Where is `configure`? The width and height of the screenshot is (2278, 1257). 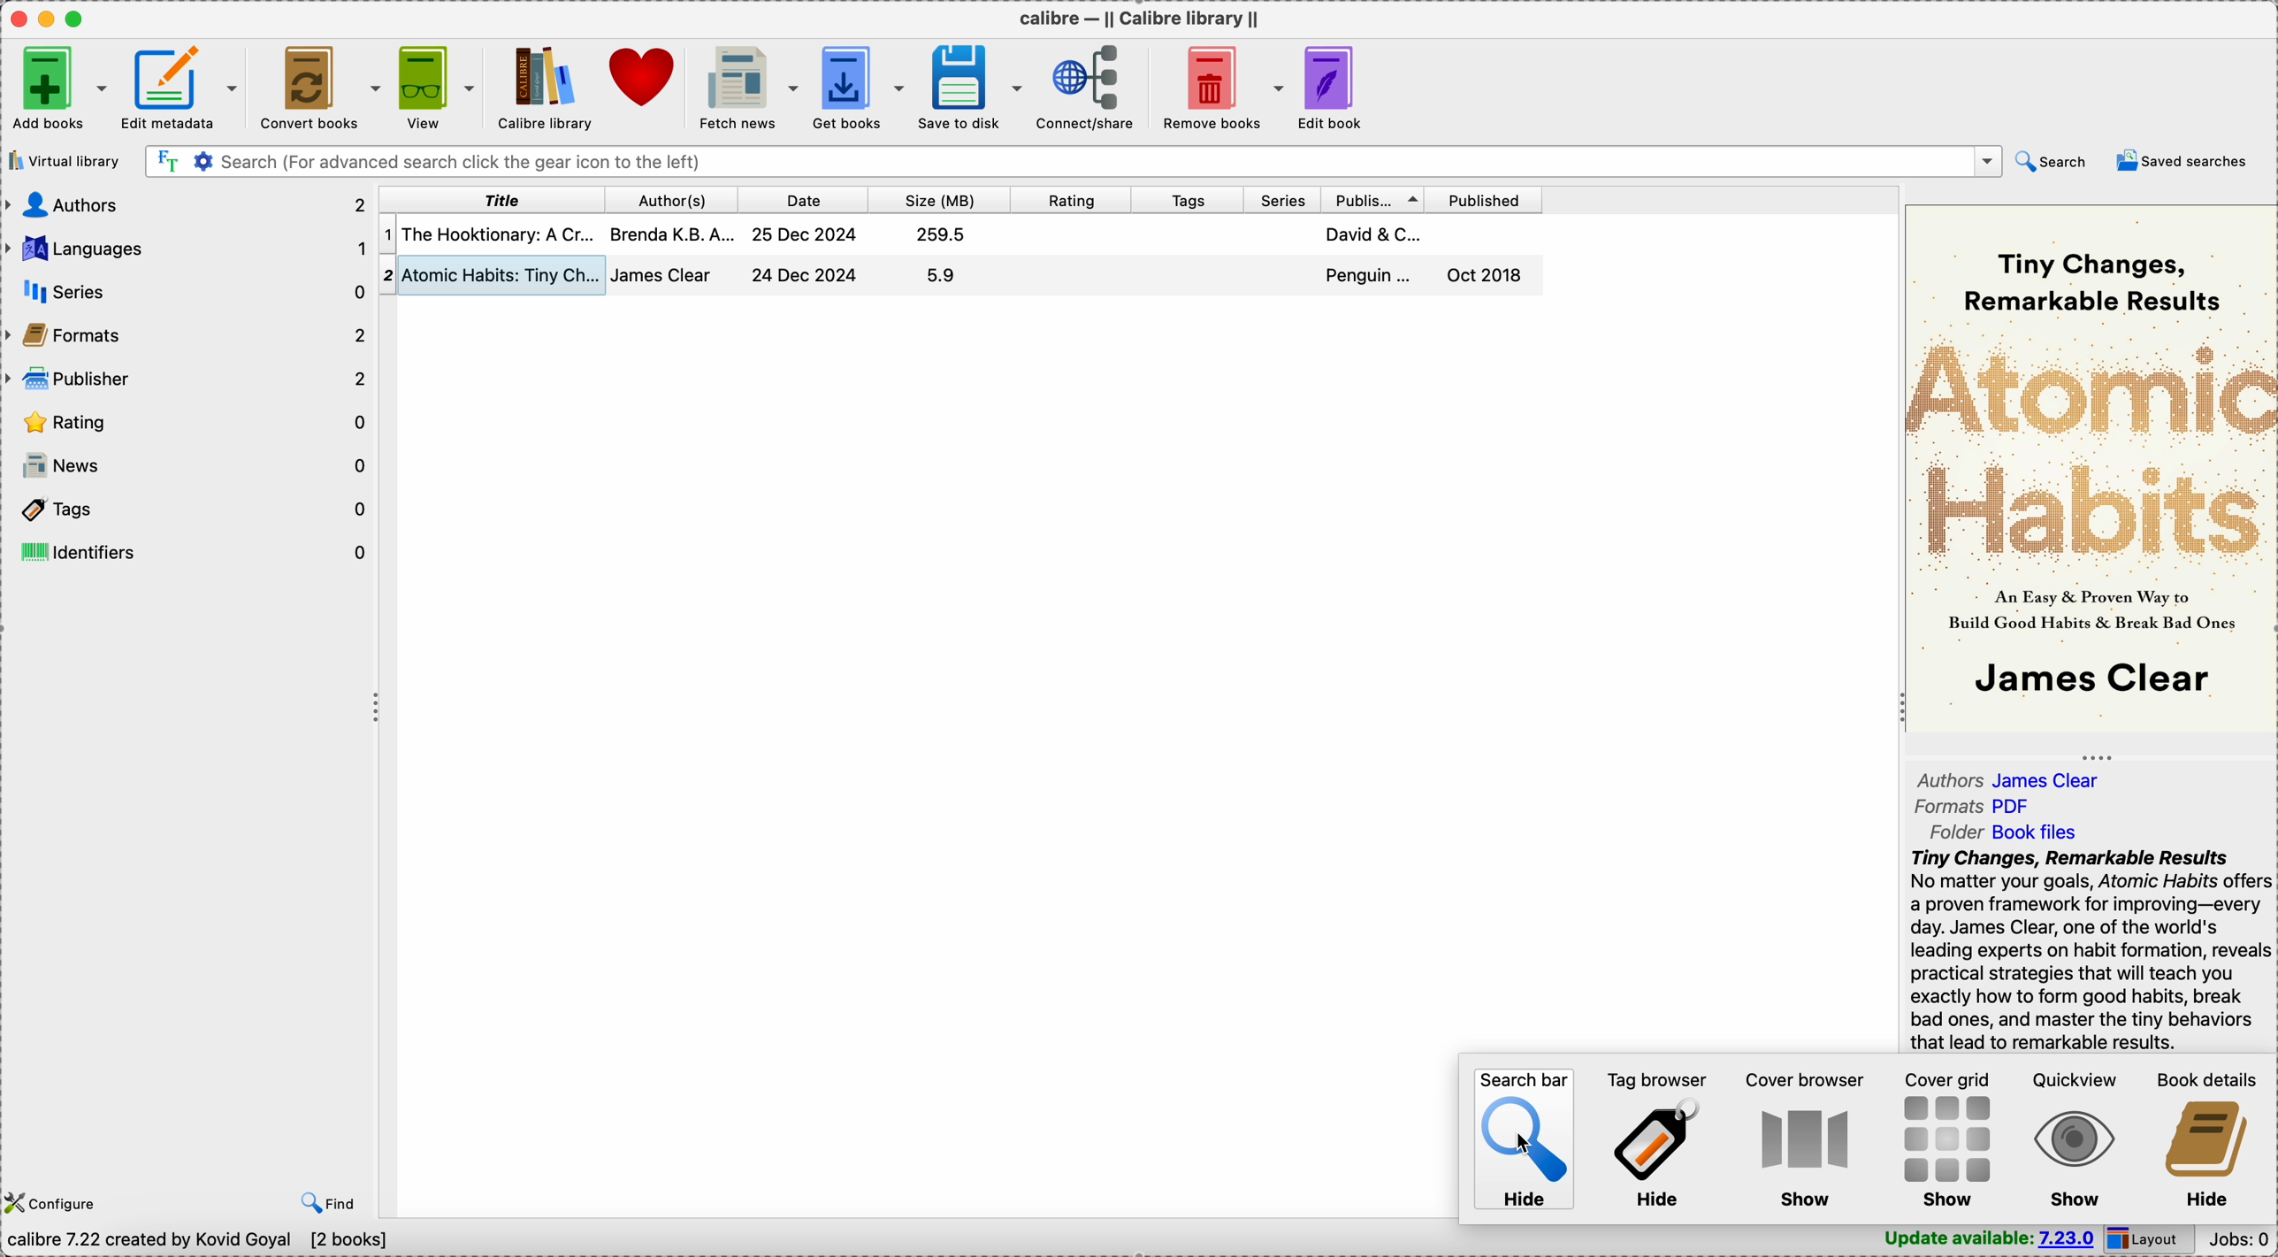 configure is located at coordinates (54, 1203).